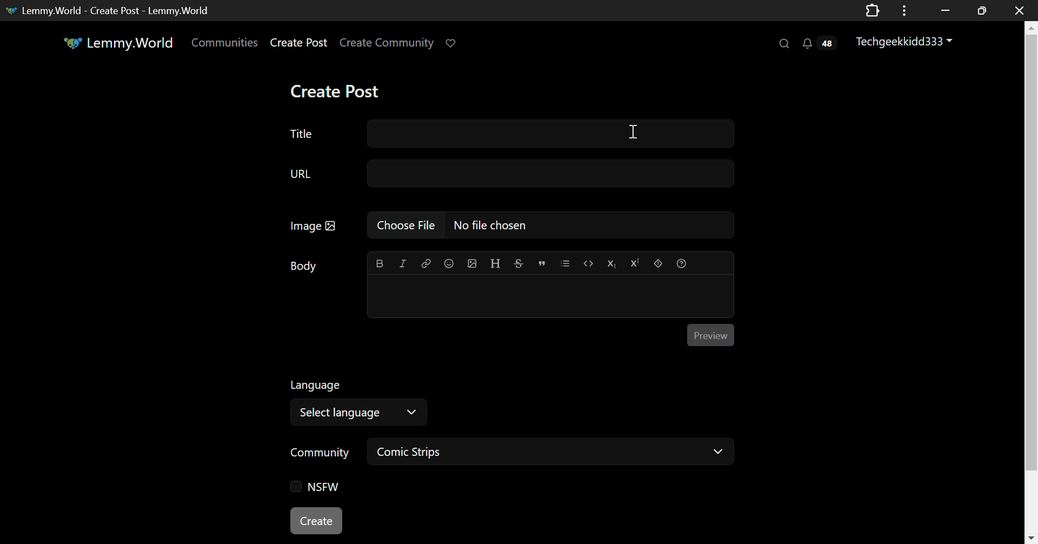 The image size is (1038, 544). Describe the element at coordinates (118, 45) in the screenshot. I see `Lemmy.World` at that location.